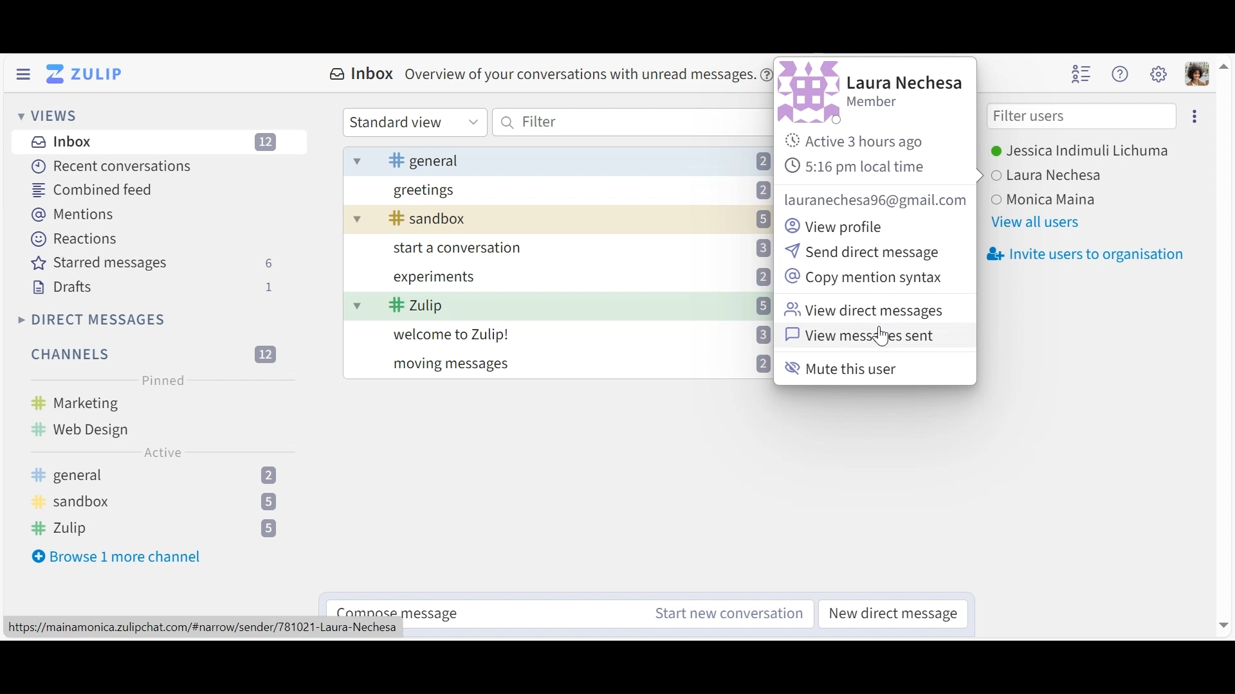 The height and width of the screenshot is (694, 1235). I want to click on Send direct messages, so click(864, 251).